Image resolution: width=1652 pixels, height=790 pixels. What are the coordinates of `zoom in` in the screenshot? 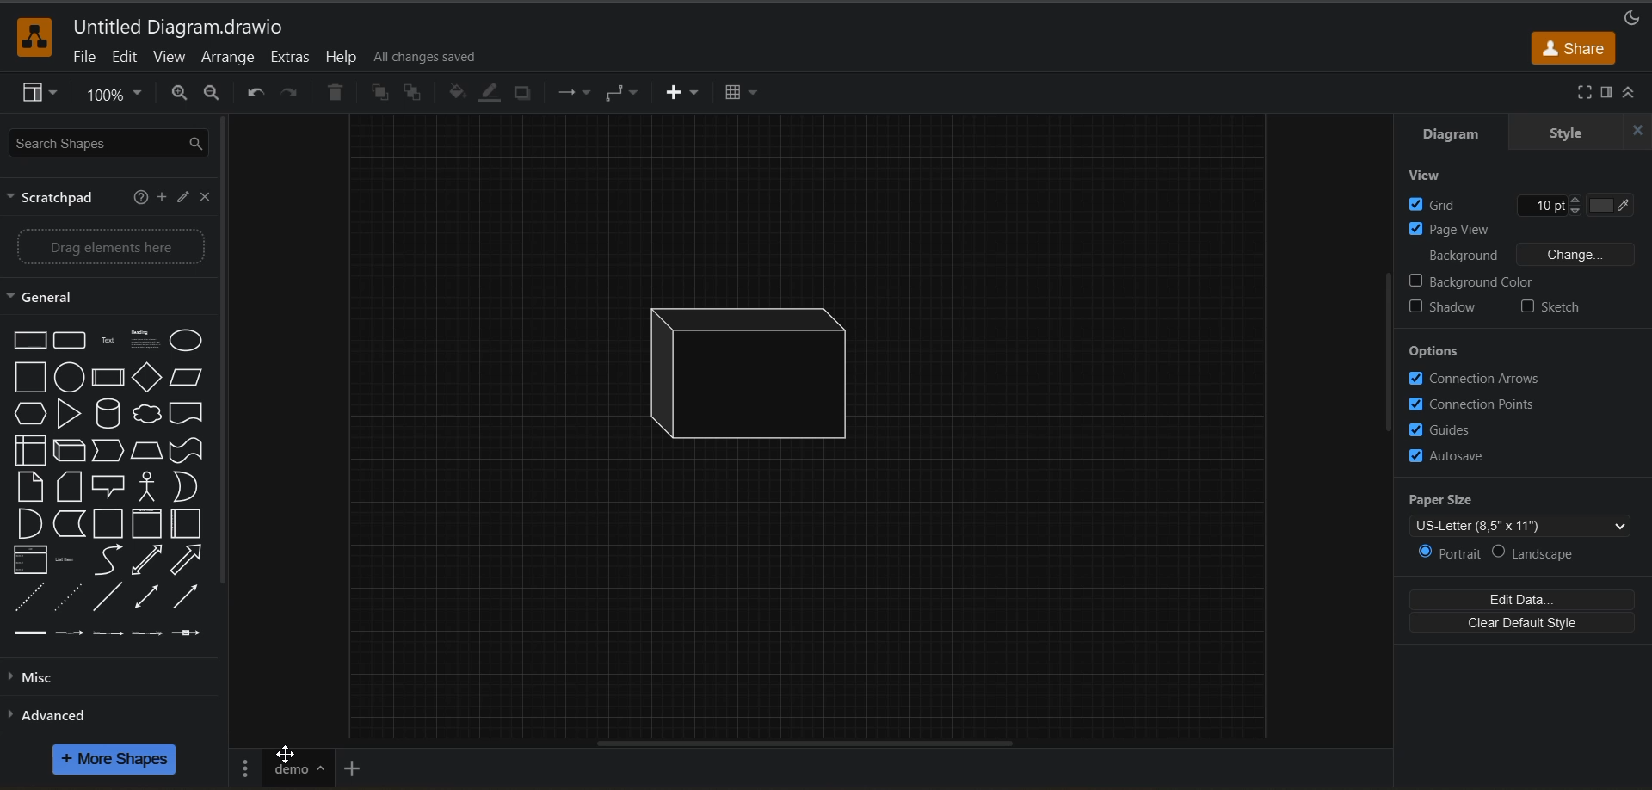 It's located at (210, 93).